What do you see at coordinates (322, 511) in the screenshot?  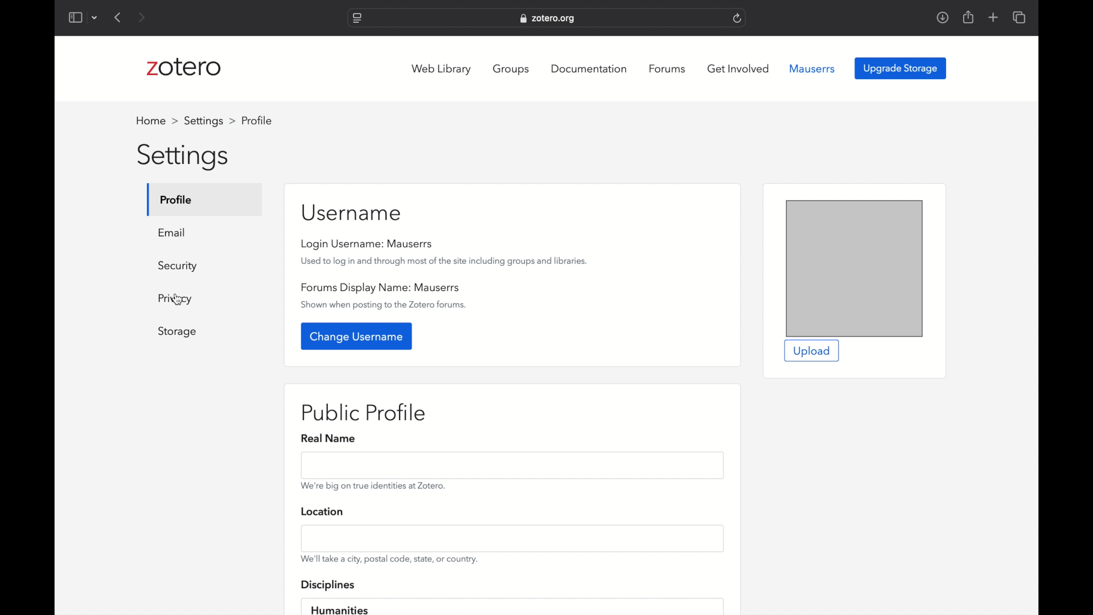 I see `location` at bounding box center [322, 511].